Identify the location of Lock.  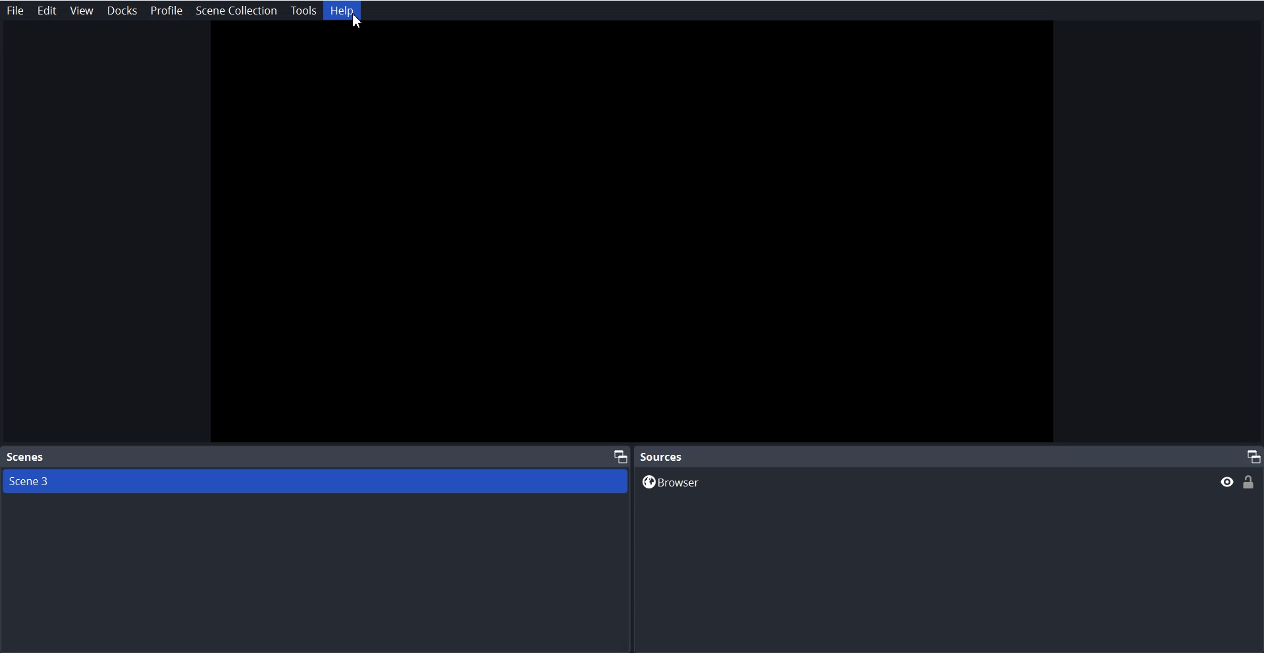
(1250, 483).